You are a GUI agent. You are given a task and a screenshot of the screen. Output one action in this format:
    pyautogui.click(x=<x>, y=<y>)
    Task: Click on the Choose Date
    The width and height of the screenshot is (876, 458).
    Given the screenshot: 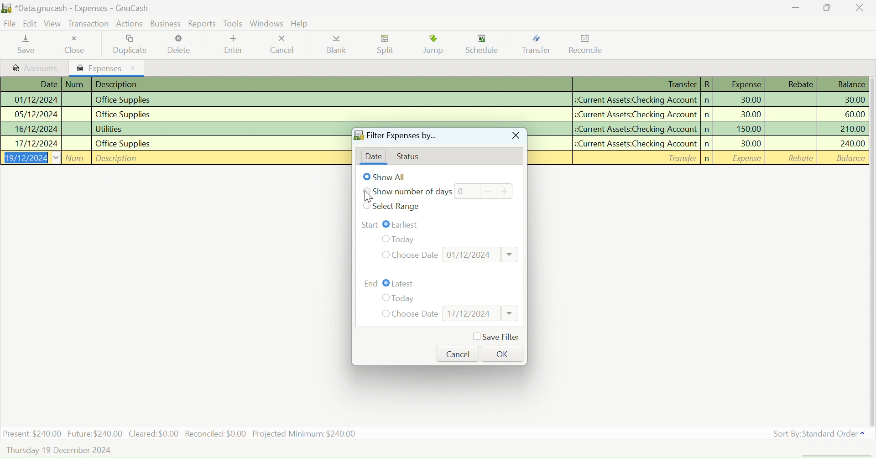 What is the action you would take?
    pyautogui.click(x=416, y=254)
    